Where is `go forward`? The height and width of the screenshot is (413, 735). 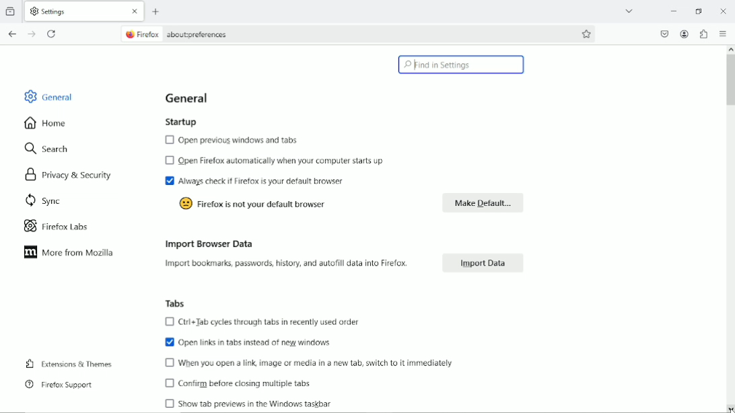 go forward is located at coordinates (30, 34).